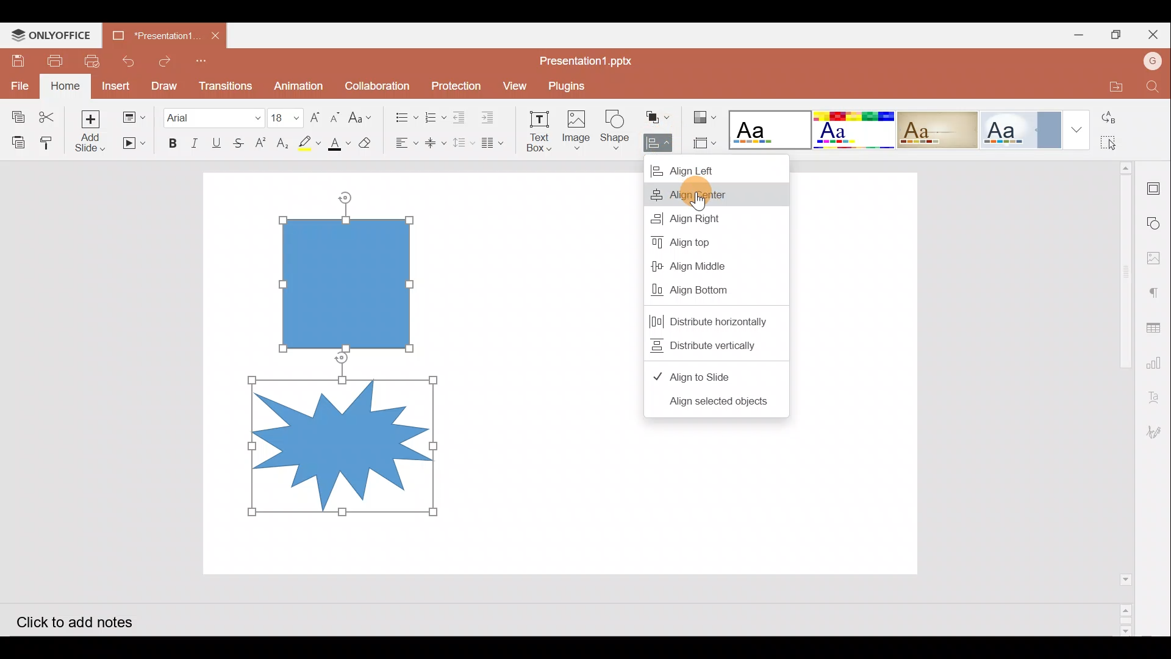  Describe the element at coordinates (1156, 290) in the screenshot. I see `Paragraph settings` at that location.